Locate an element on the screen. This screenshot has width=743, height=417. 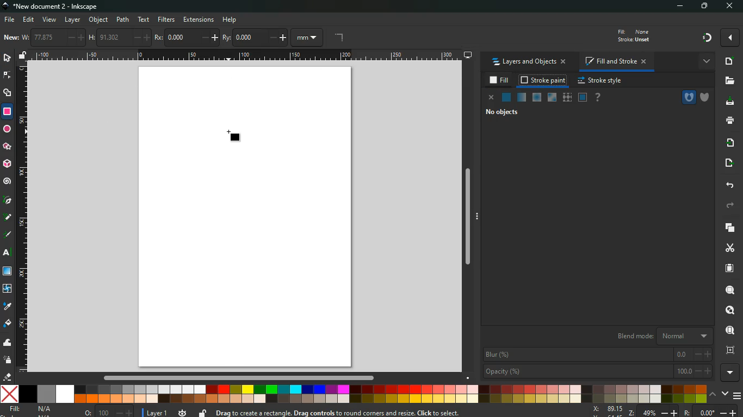
filters is located at coordinates (168, 20).